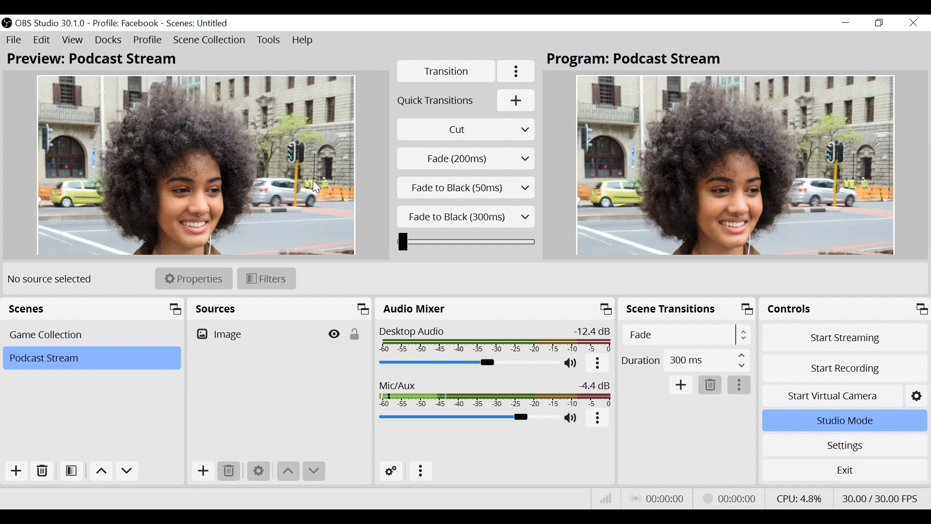 The width and height of the screenshot is (931, 524). I want to click on Exit, so click(845, 469).